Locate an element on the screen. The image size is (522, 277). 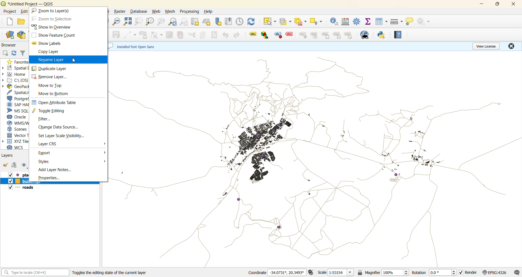
zoom selection is located at coordinates (139, 22).